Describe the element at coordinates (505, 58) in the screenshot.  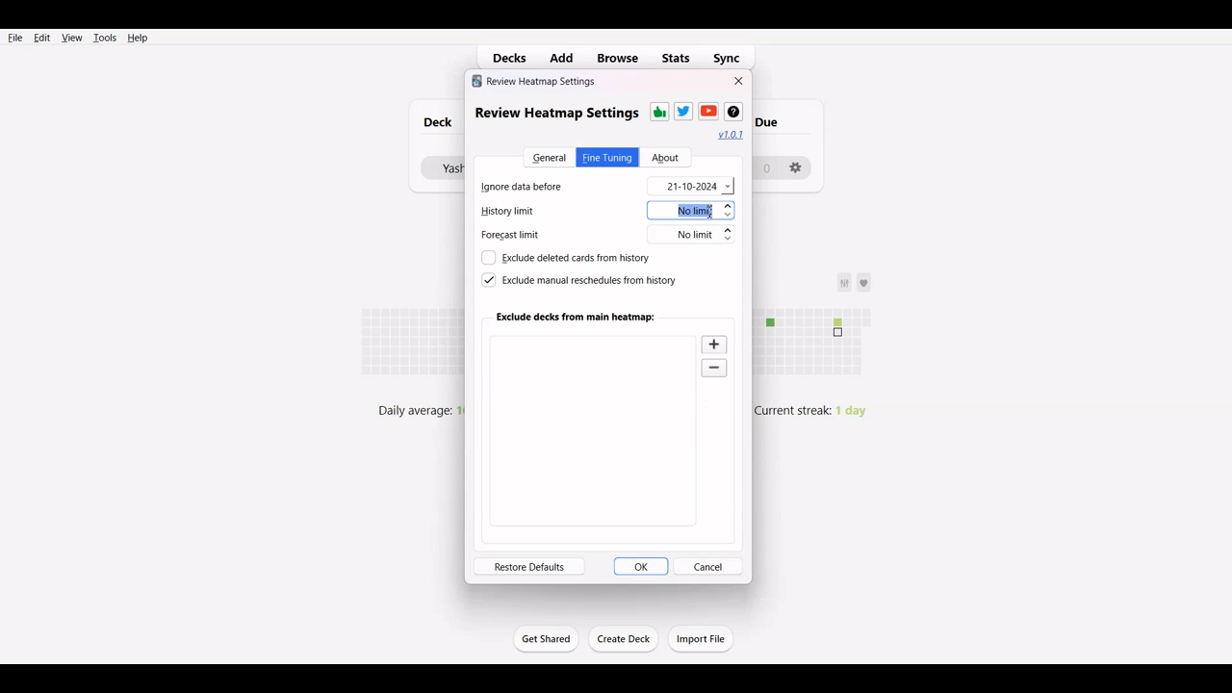
I see `Decks` at that location.